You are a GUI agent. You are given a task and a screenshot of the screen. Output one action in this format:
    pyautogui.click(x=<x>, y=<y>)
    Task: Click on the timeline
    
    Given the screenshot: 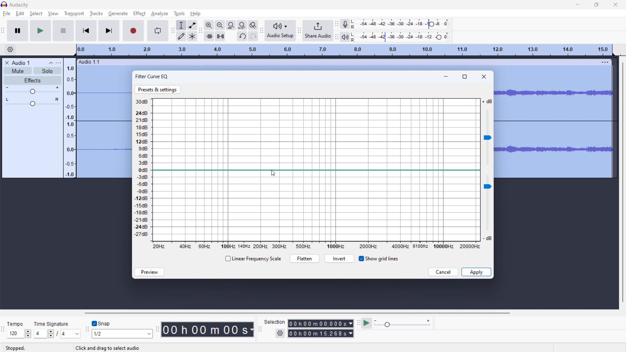 What is the action you would take?
    pyautogui.click(x=345, y=50)
    